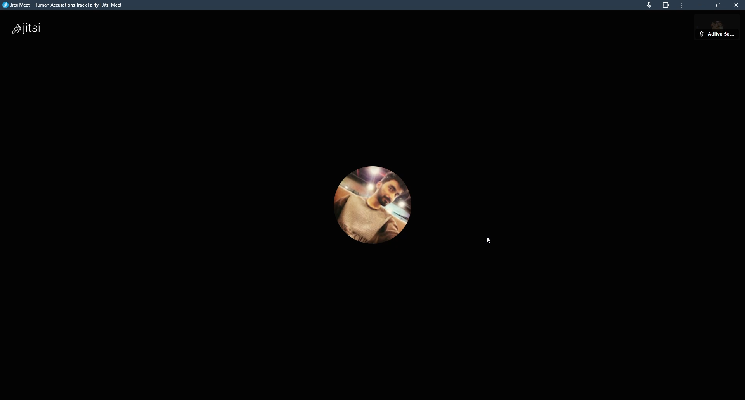 Image resolution: width=745 pixels, height=400 pixels. What do you see at coordinates (649, 4) in the screenshot?
I see `mic` at bounding box center [649, 4].